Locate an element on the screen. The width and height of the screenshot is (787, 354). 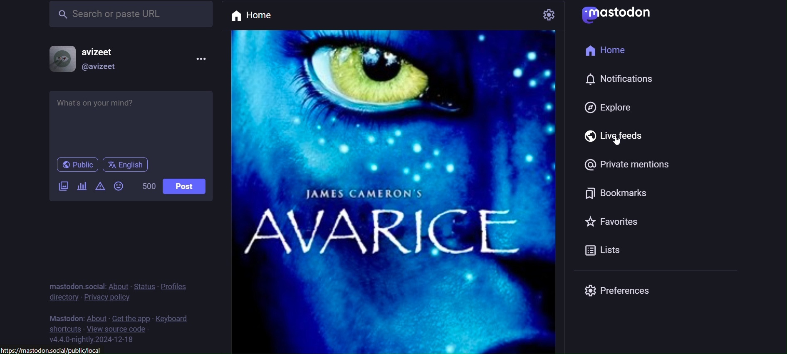
search is located at coordinates (128, 17).